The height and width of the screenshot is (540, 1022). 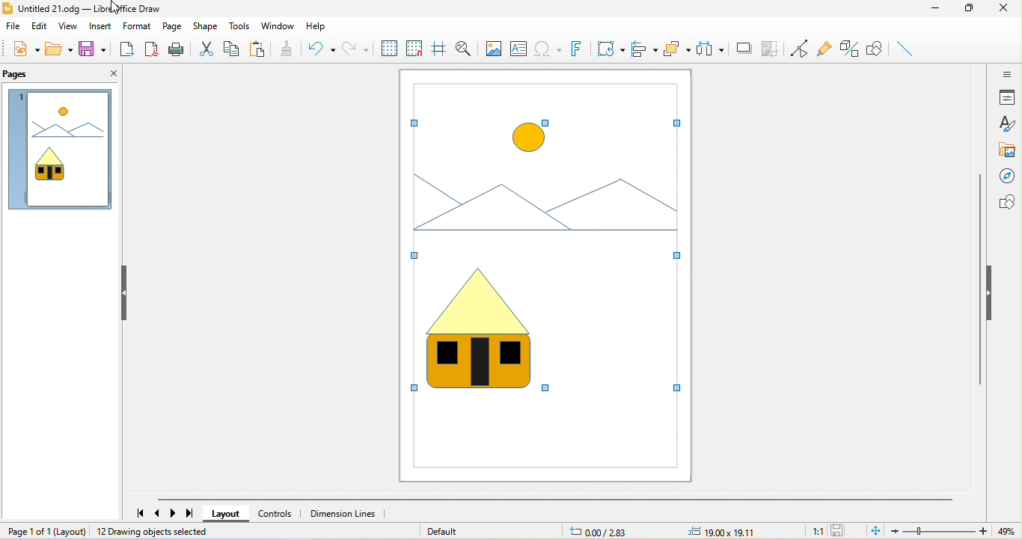 I want to click on fit page , so click(x=875, y=531).